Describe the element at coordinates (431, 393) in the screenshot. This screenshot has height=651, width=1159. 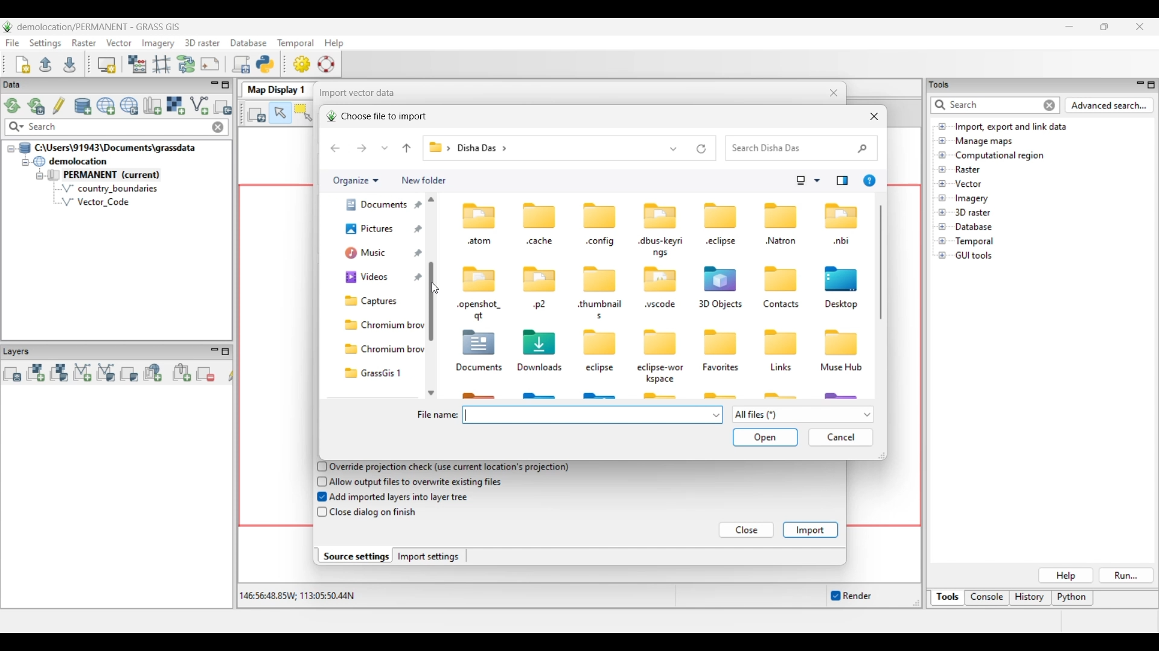
I see `Quick slide to bottom` at that location.